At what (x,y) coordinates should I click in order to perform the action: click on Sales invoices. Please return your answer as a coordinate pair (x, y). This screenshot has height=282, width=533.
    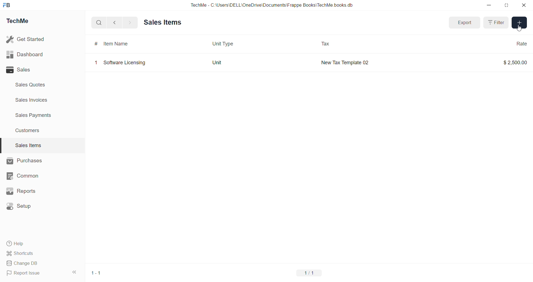
    Looking at the image, I should click on (32, 100).